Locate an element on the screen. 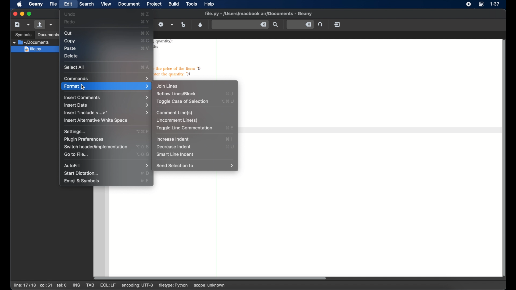 This screenshot has height=290, width=516. autofill is located at coordinates (72, 166).